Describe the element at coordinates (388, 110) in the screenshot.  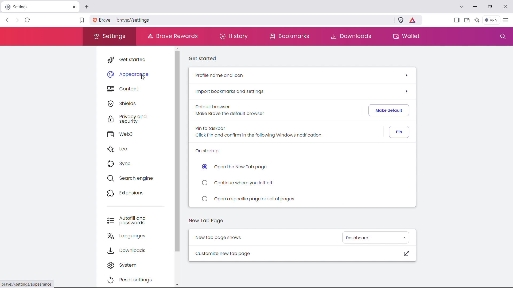
I see `make default` at that location.